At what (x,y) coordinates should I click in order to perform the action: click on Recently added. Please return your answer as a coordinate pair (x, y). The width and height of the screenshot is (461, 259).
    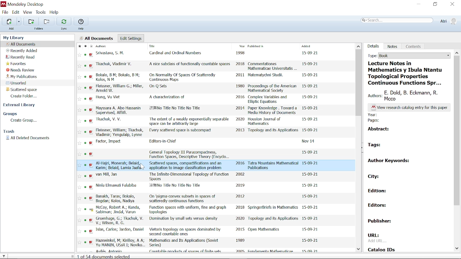
    Looking at the image, I should click on (23, 51).